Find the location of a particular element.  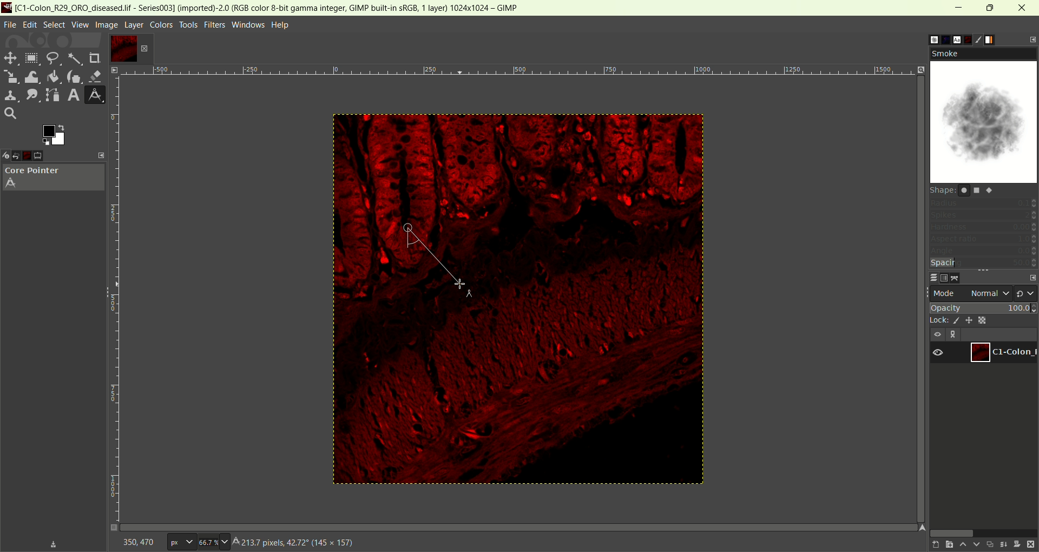

text tool is located at coordinates (73, 95).